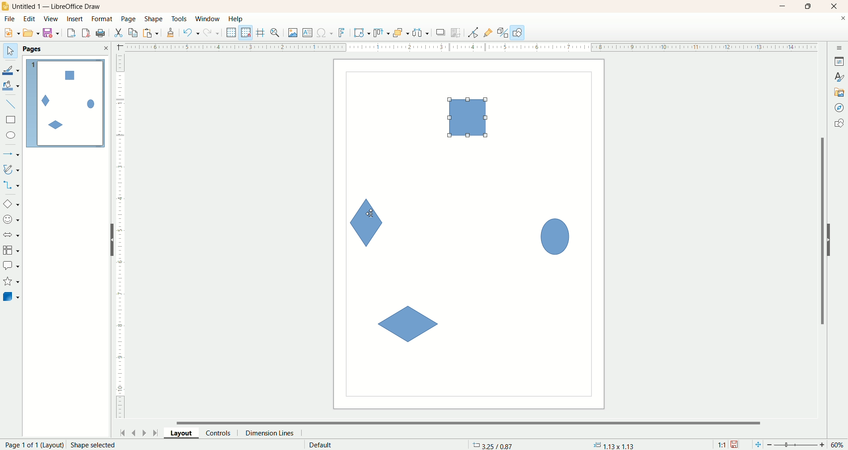  What do you see at coordinates (32, 49) in the screenshot?
I see `pages` at bounding box center [32, 49].